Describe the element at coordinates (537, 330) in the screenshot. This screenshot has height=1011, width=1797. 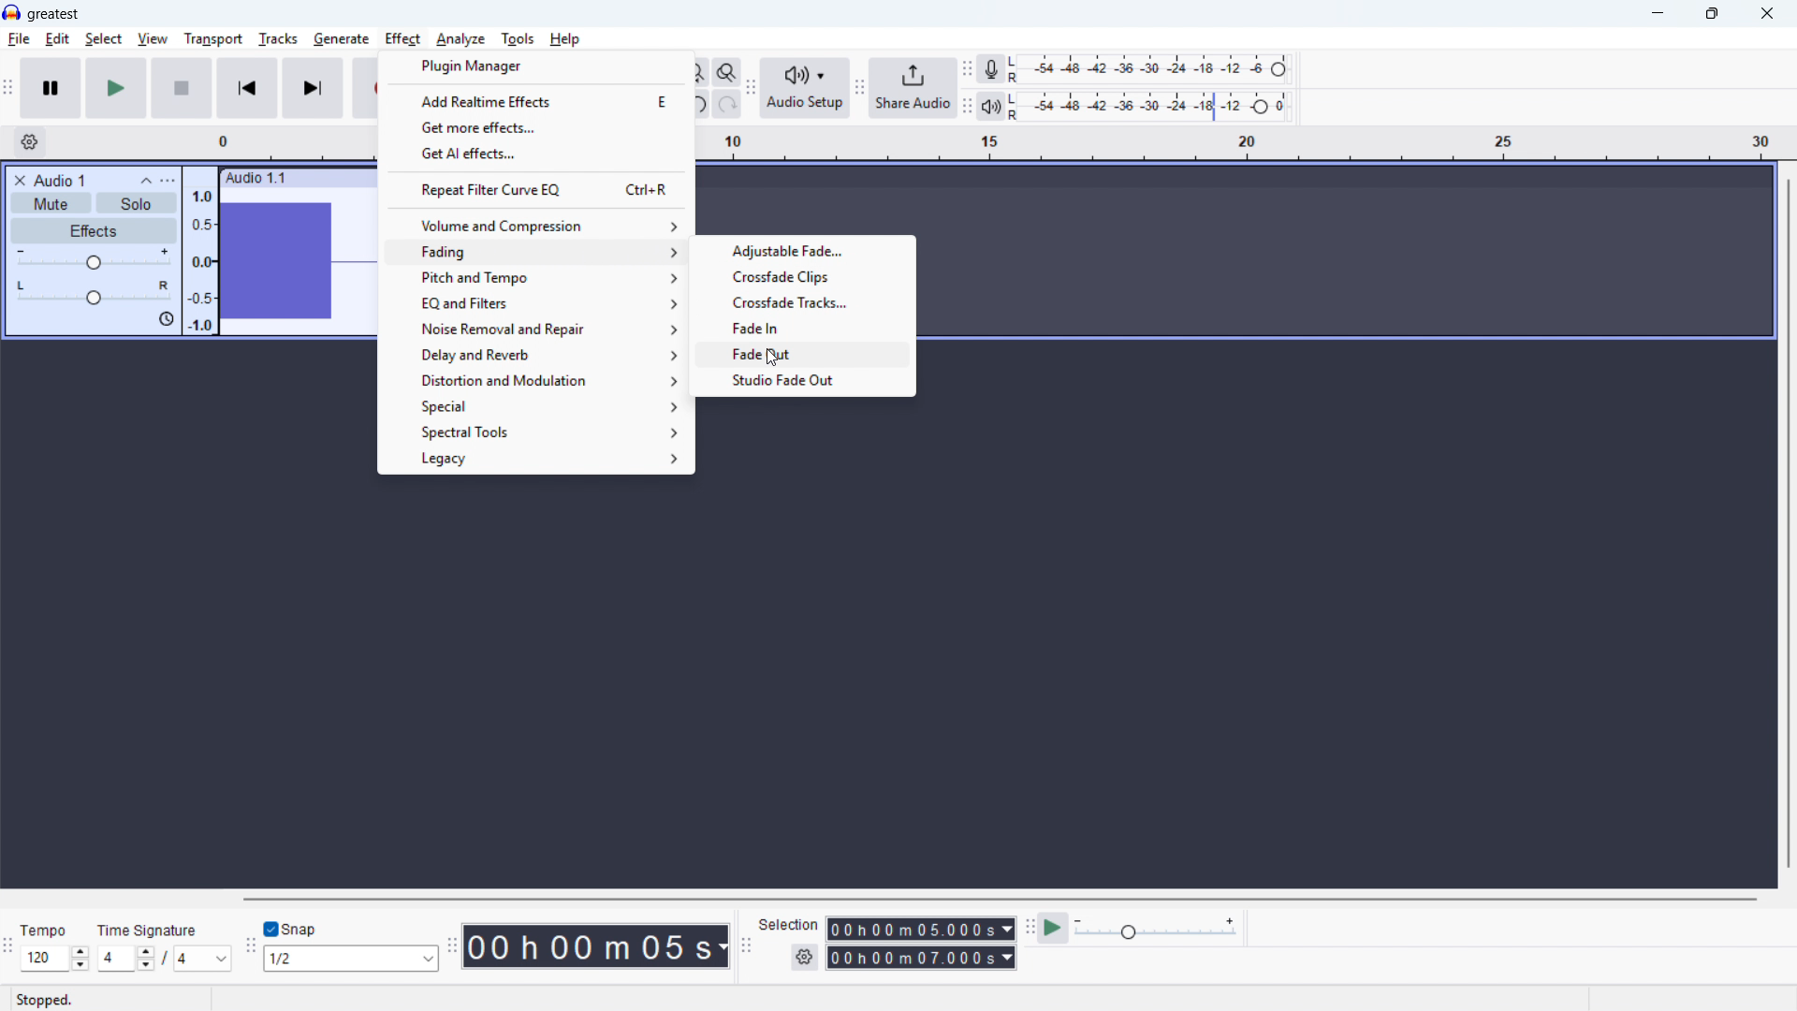
I see `Noise removal and repair ` at that location.